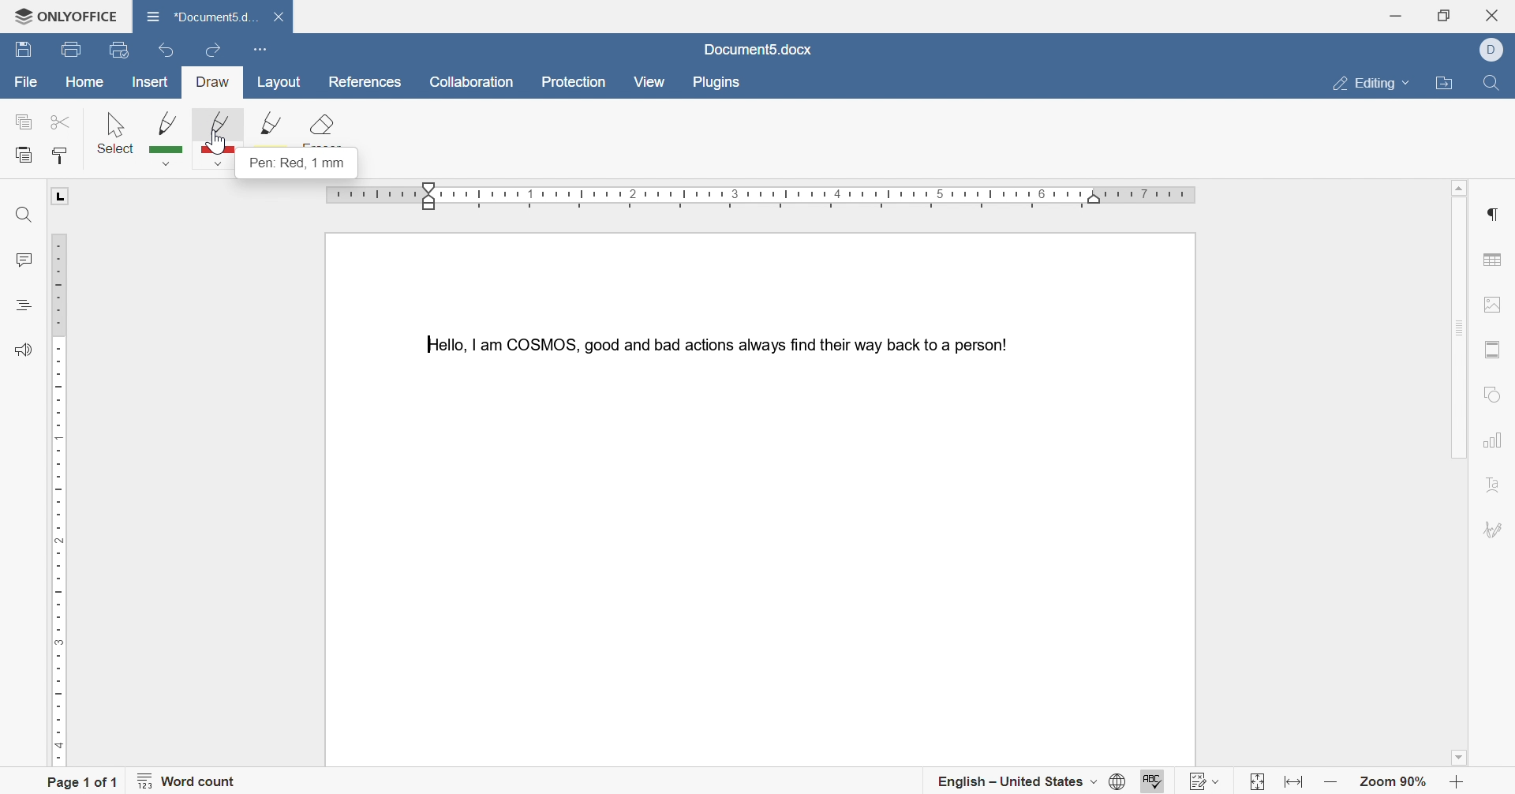 This screenshot has height=794, width=1515. Describe the element at coordinates (1489, 87) in the screenshot. I see `find` at that location.